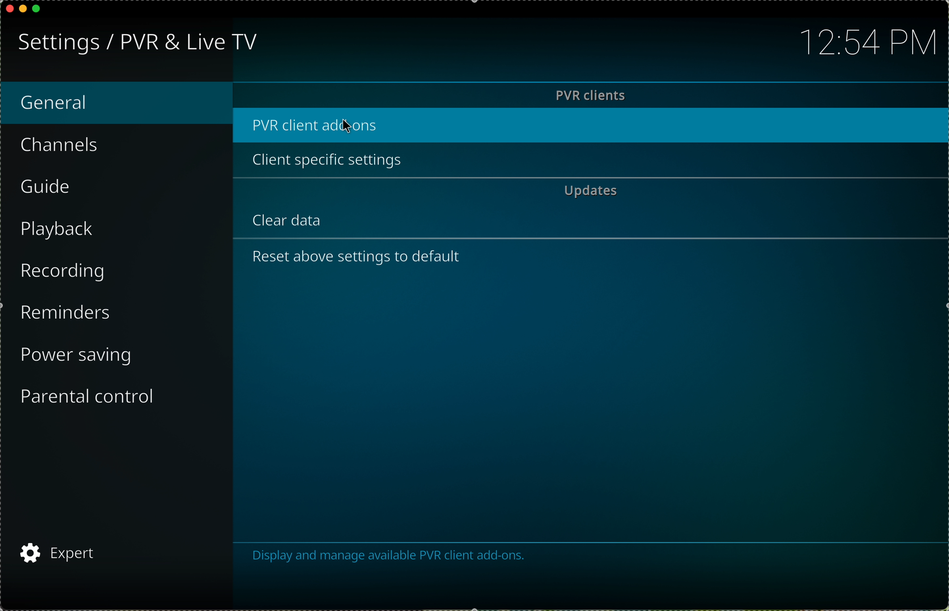 This screenshot has width=949, height=611. I want to click on Settings/ PVR & Live TV, so click(139, 43).